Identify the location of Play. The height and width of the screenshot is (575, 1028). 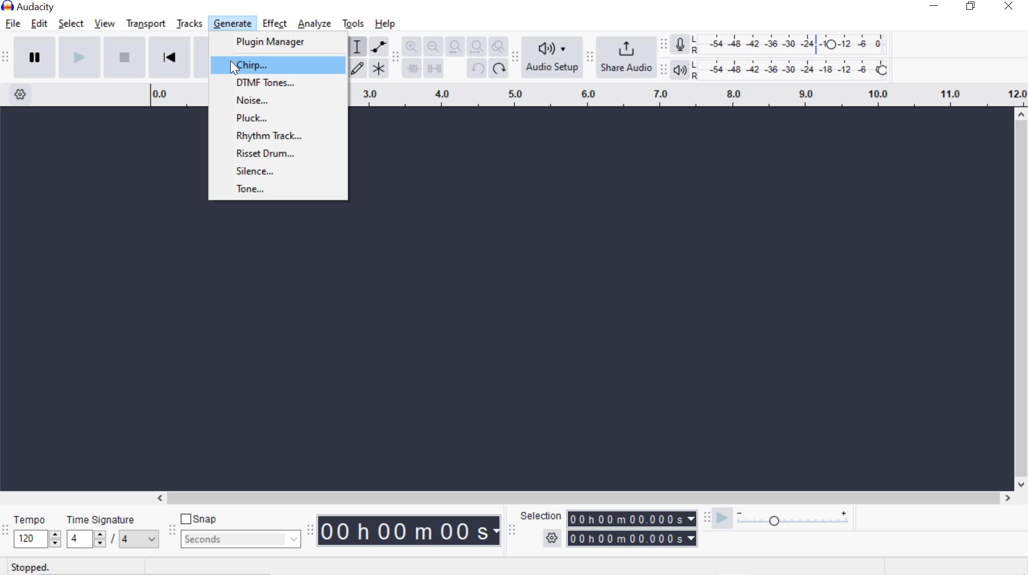
(80, 57).